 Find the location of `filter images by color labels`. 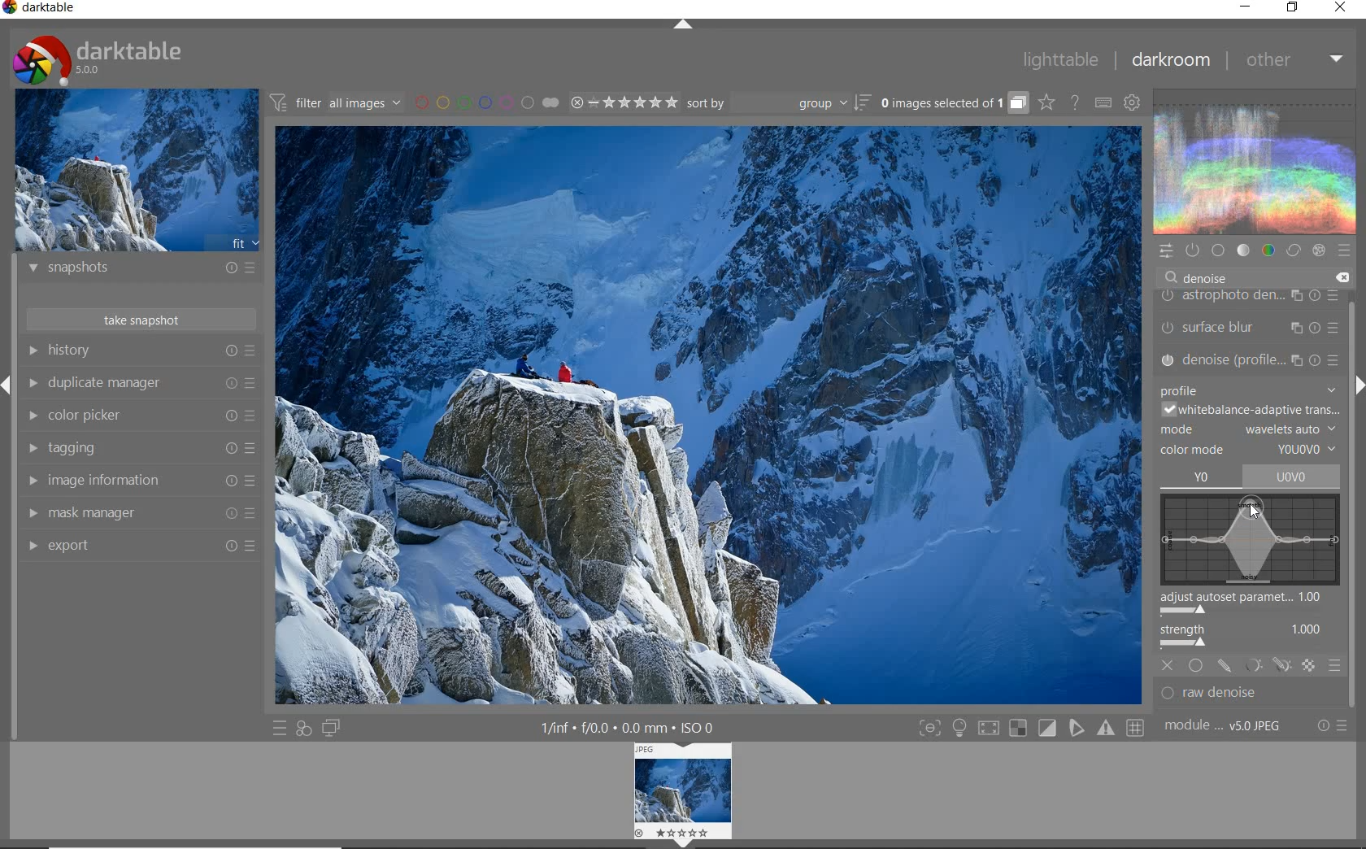

filter images by color labels is located at coordinates (487, 102).